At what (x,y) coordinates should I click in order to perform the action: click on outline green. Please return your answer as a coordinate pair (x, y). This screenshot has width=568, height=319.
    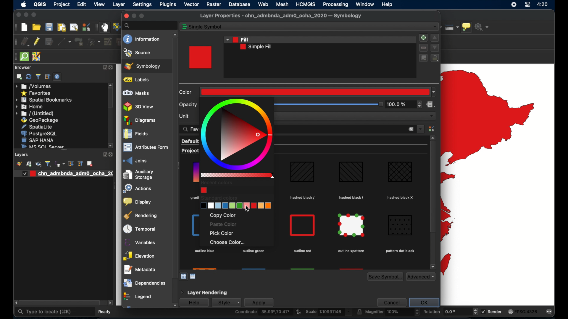
    Looking at the image, I should click on (254, 250).